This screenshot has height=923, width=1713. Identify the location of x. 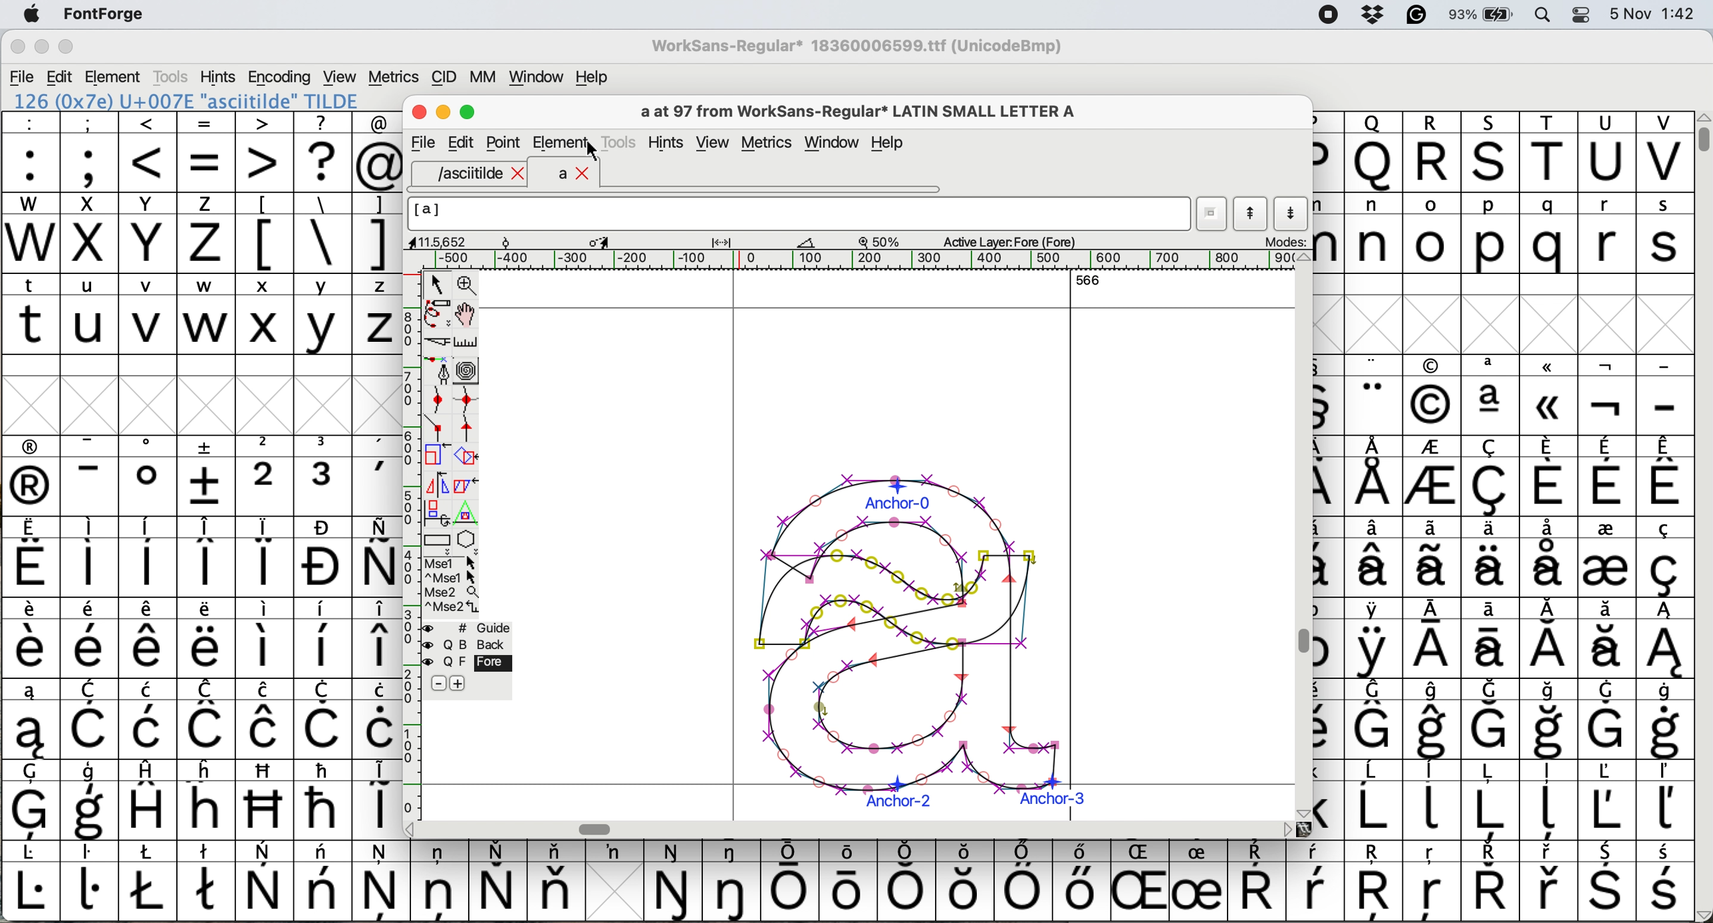
(88, 233).